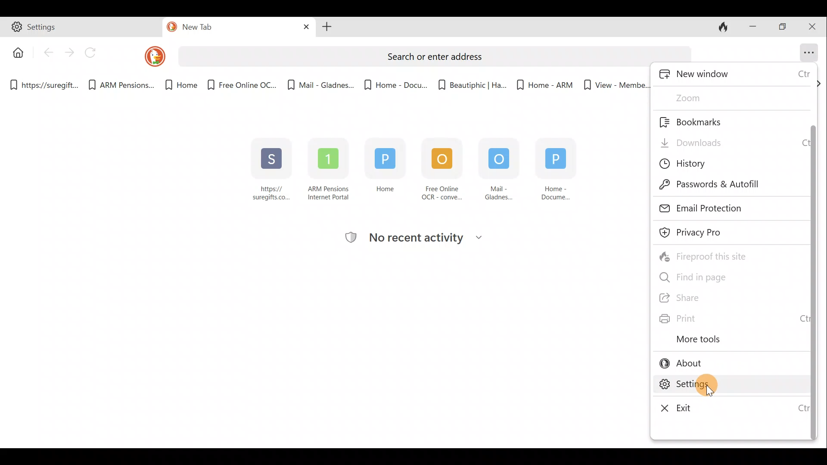 The image size is (827, 465). I want to click on Bookmark 7, so click(471, 81).